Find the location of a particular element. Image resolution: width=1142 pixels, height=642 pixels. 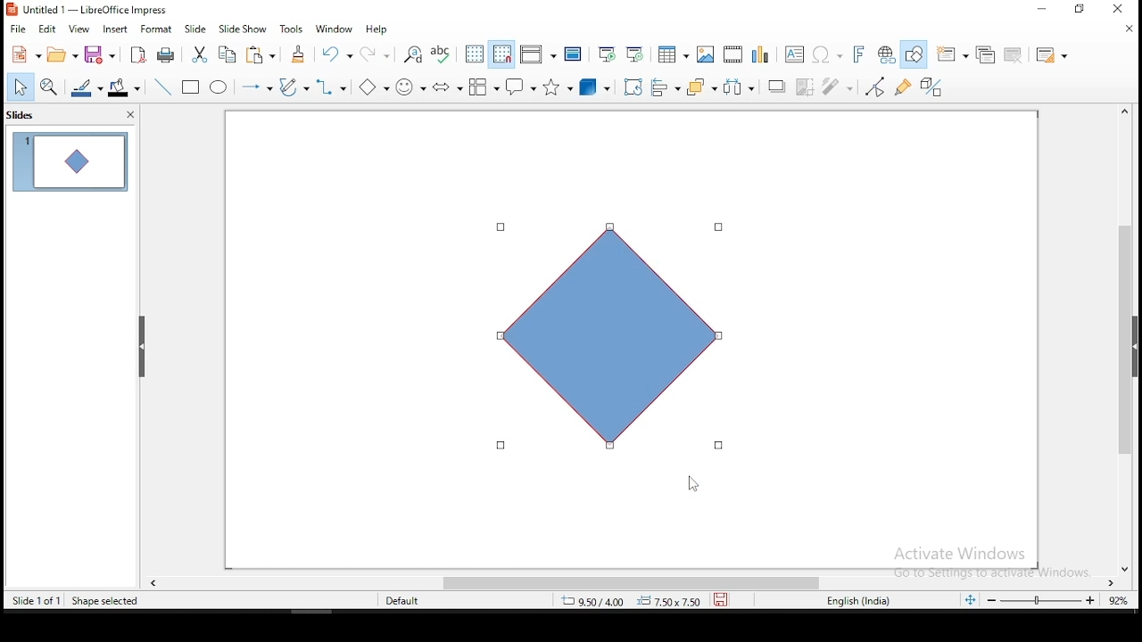

 is located at coordinates (859, 54).